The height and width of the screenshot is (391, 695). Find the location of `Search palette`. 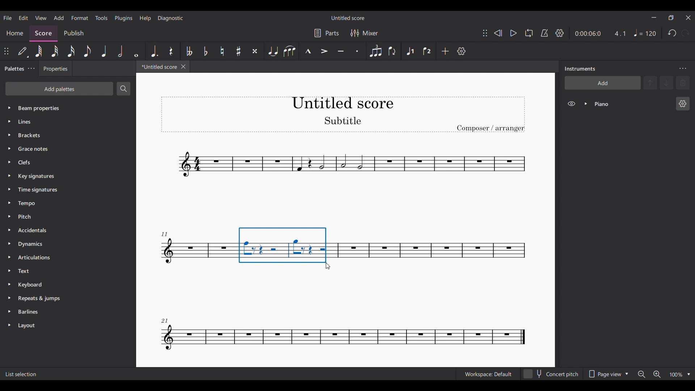

Search palette is located at coordinates (123, 88).